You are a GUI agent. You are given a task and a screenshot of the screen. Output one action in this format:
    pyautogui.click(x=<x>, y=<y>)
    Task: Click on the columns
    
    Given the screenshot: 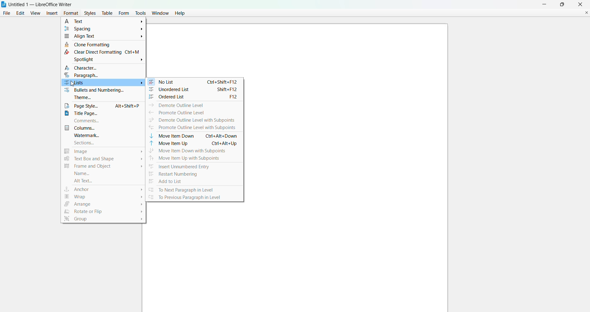 What is the action you would take?
    pyautogui.click(x=80, y=128)
    